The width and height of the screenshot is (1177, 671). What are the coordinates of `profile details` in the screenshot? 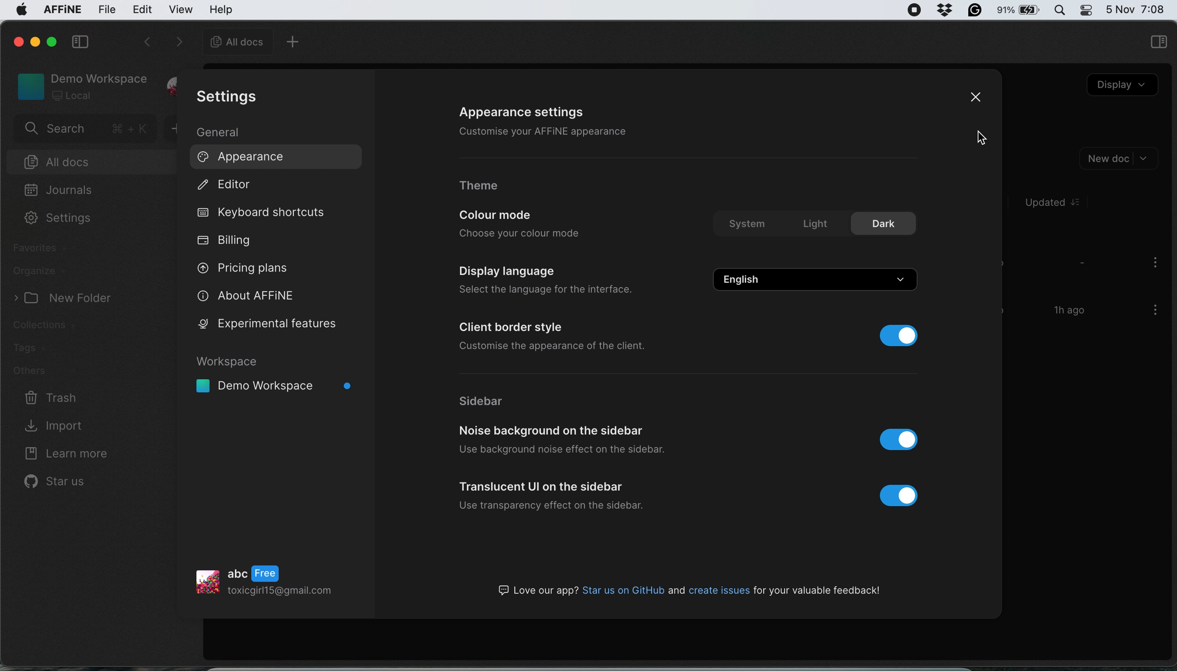 It's located at (277, 579).